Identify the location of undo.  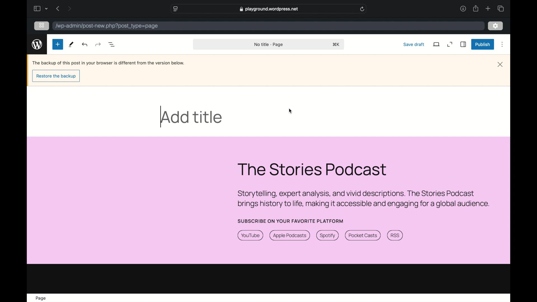
(98, 44).